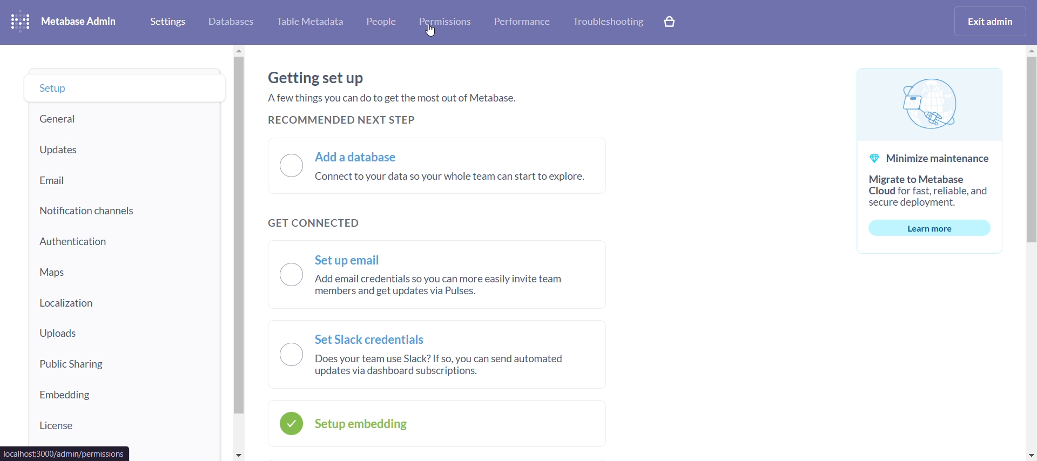 Image resolution: width=1037 pixels, height=461 pixels. What do you see at coordinates (436, 272) in the screenshot?
I see `set up email` at bounding box center [436, 272].